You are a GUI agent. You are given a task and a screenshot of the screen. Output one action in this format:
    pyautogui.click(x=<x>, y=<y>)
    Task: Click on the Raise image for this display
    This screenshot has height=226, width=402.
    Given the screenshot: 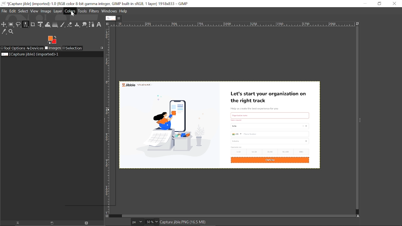 What is the action you would take?
    pyautogui.click(x=16, y=223)
    